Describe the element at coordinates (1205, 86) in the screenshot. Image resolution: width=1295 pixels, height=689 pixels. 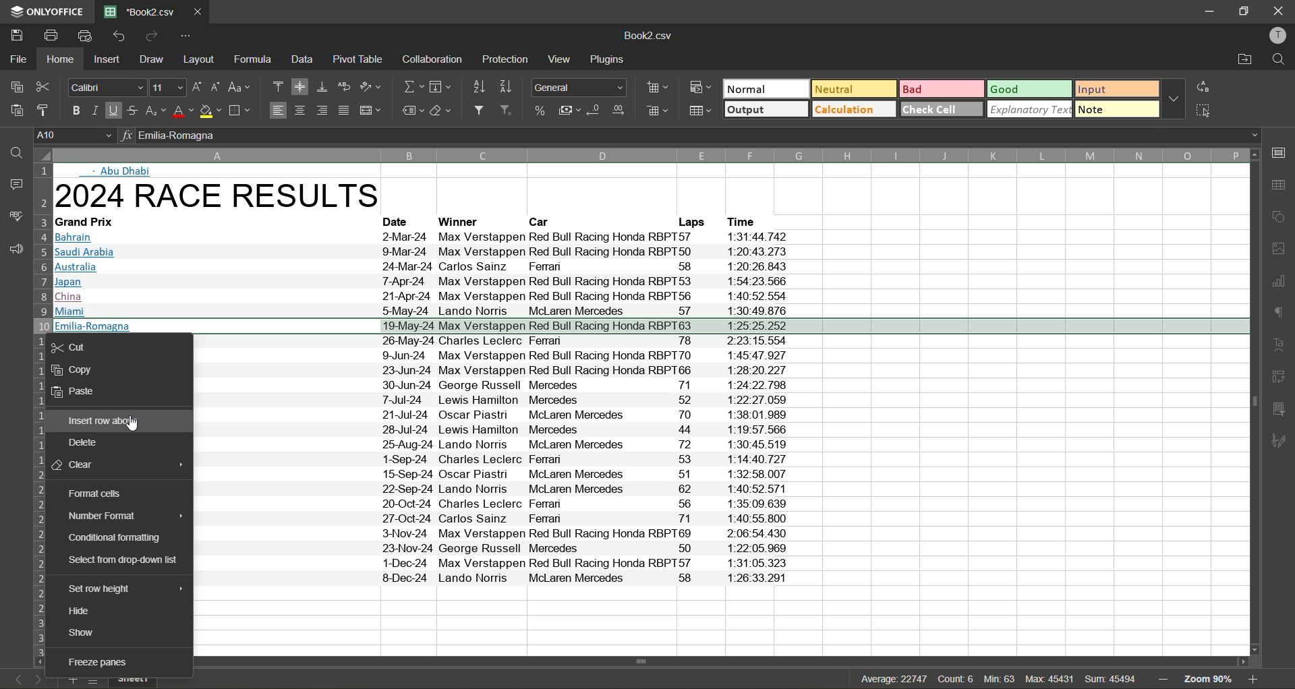
I see `replace` at that location.